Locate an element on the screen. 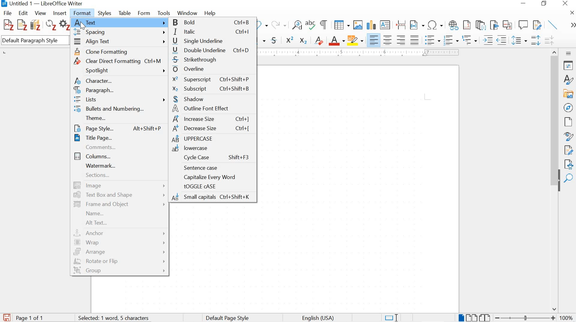  decrease paragraph spacing is located at coordinates (549, 41).